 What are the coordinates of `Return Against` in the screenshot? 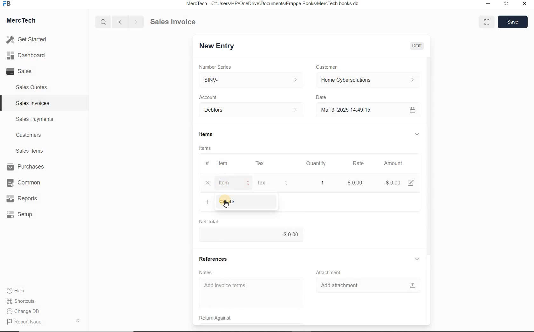 It's located at (220, 318).